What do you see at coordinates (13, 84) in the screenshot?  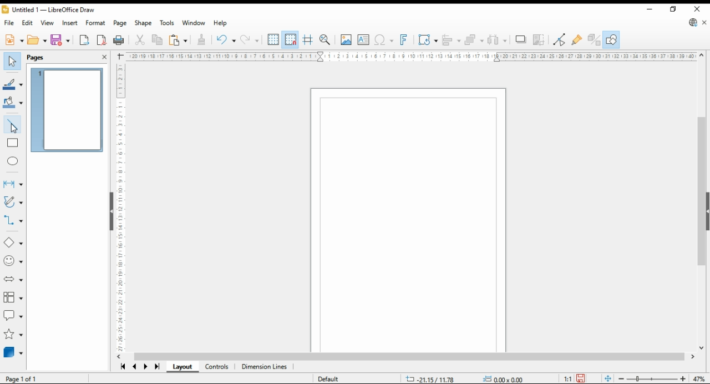 I see `line color` at bounding box center [13, 84].